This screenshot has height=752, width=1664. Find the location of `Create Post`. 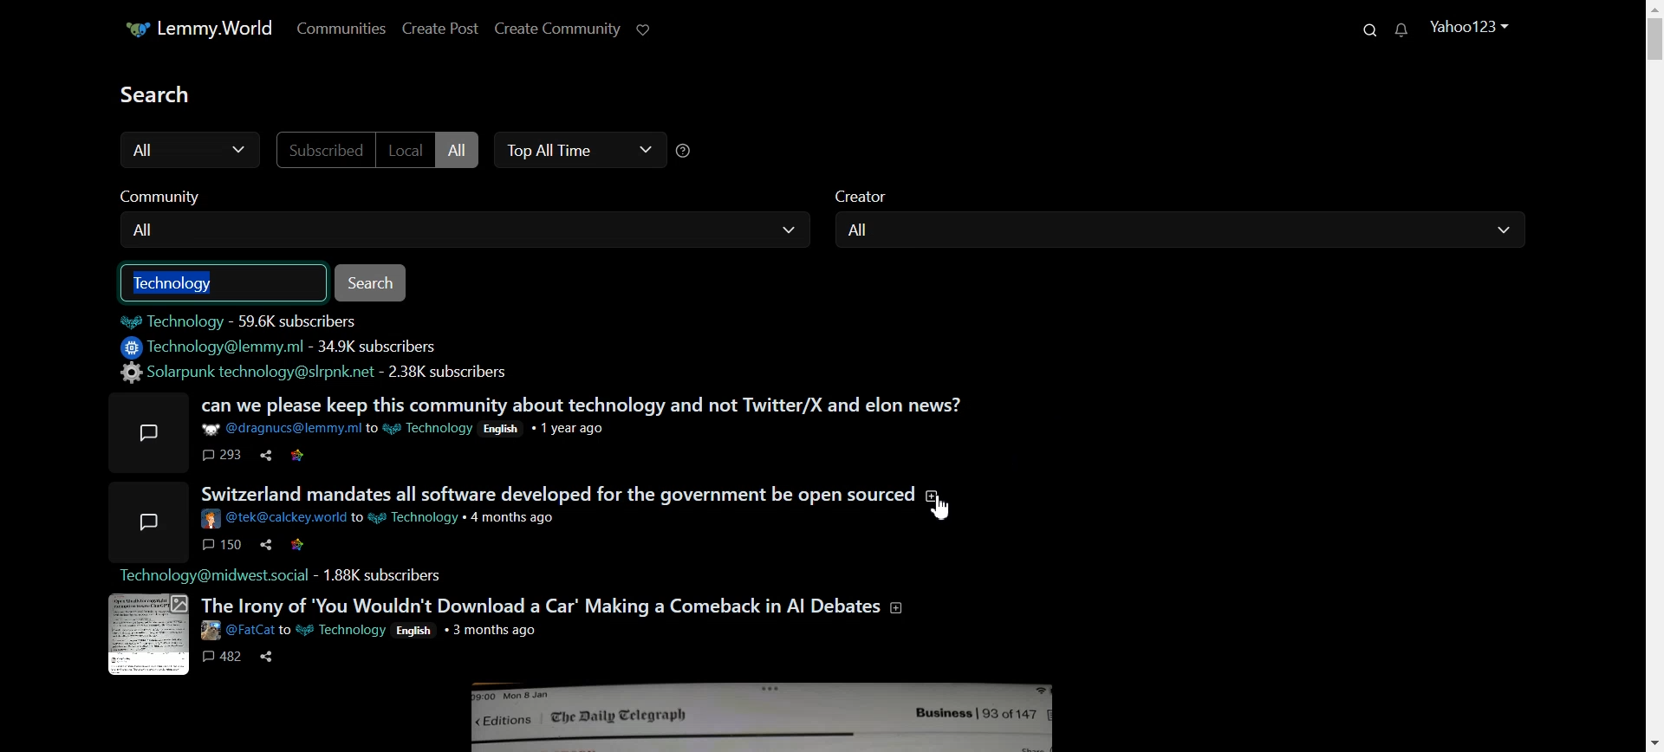

Create Post is located at coordinates (443, 29).